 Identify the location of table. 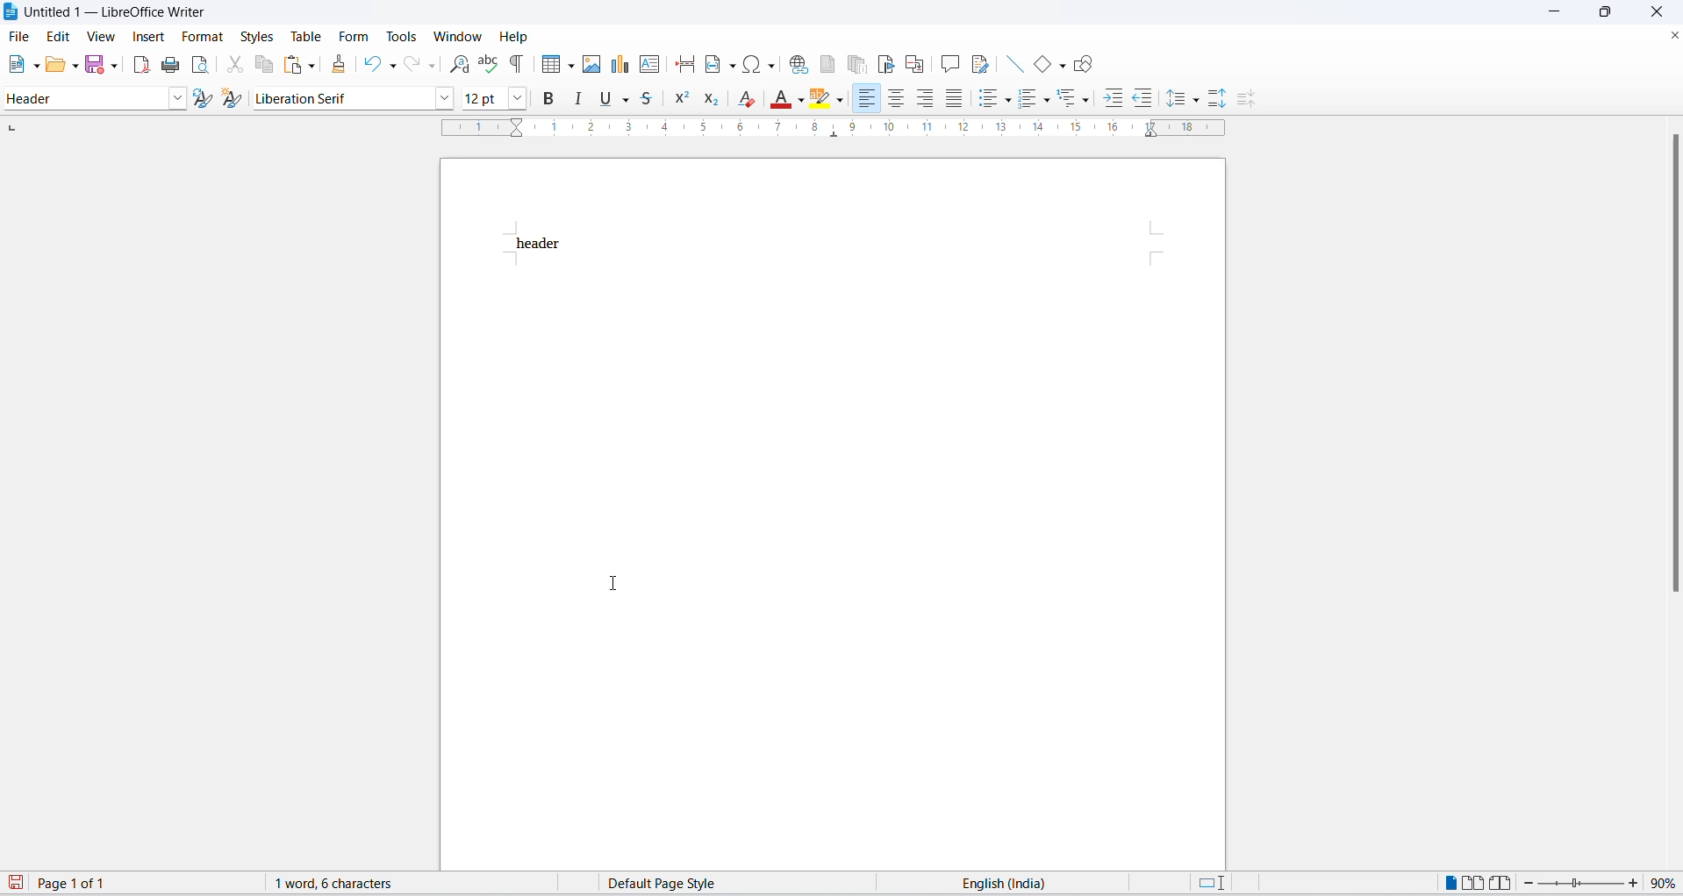
(304, 35).